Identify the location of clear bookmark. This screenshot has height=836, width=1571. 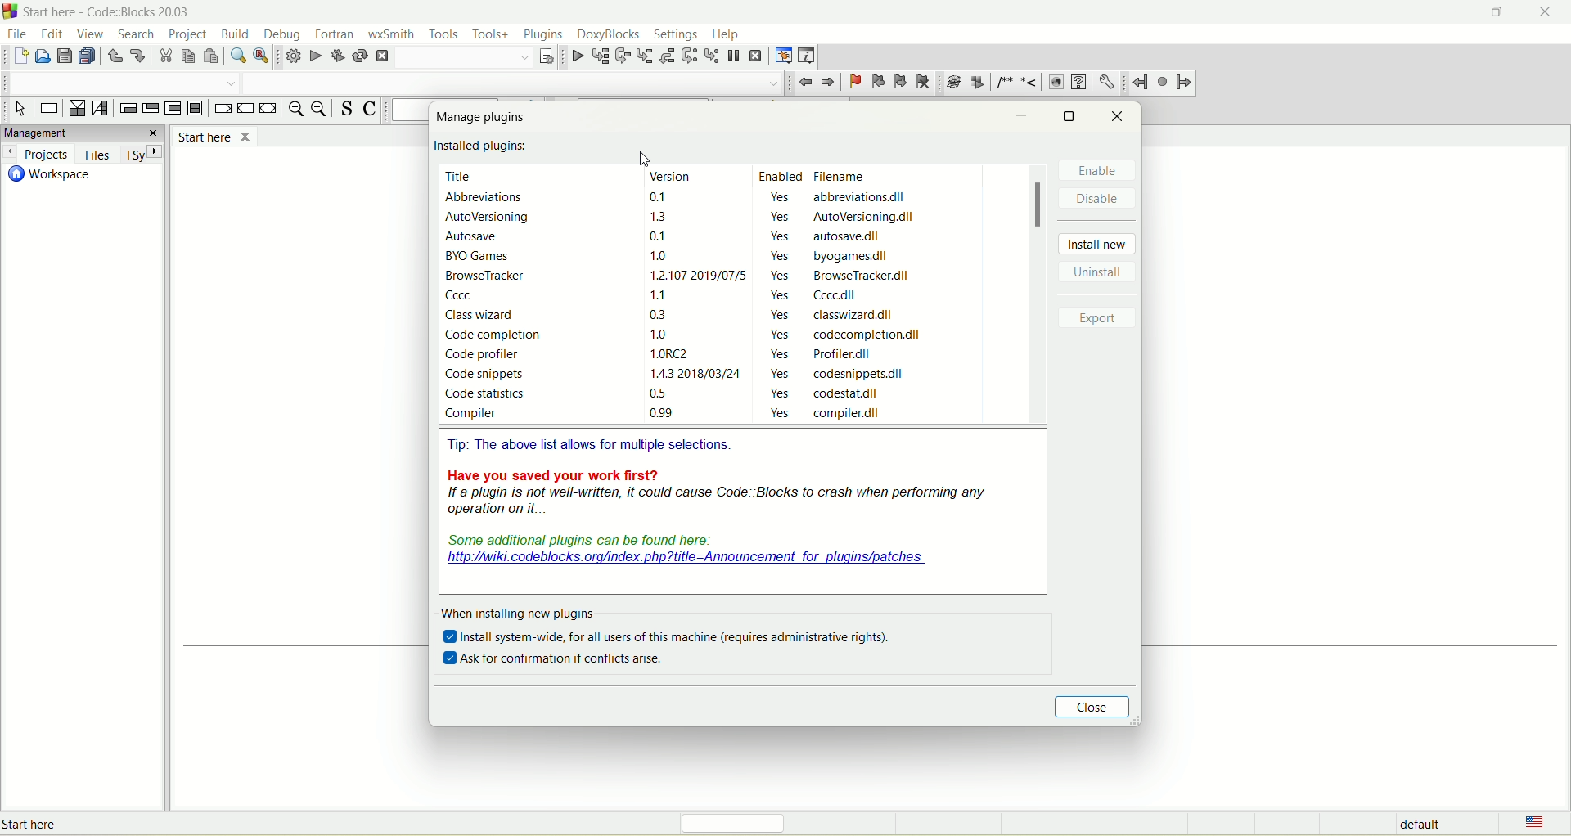
(923, 81).